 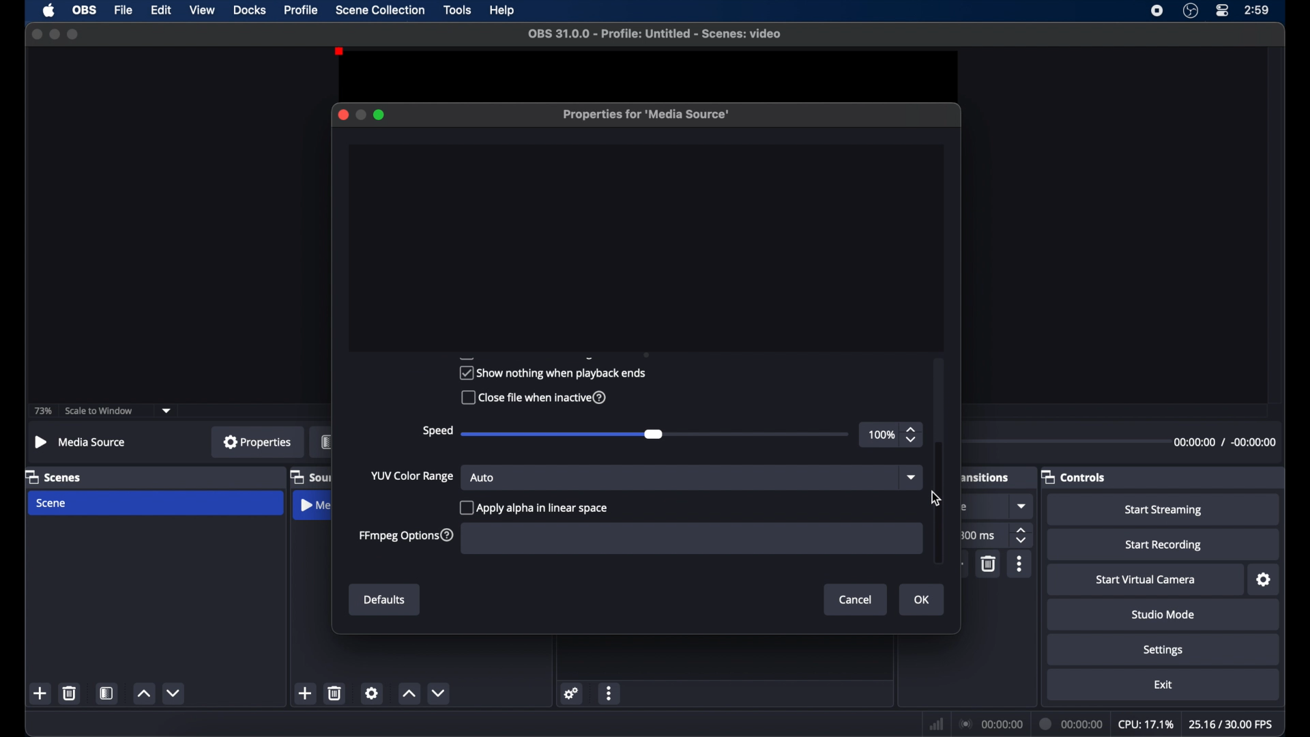 What do you see at coordinates (645, 114) in the screenshot?
I see `properties for media source` at bounding box center [645, 114].